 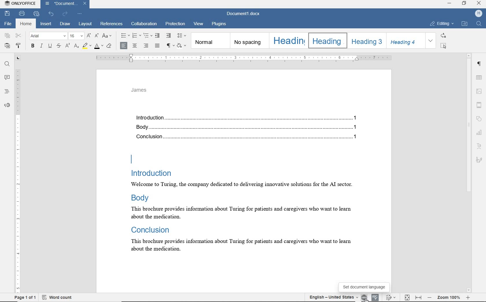 I want to click on subscript, so click(x=76, y=46).